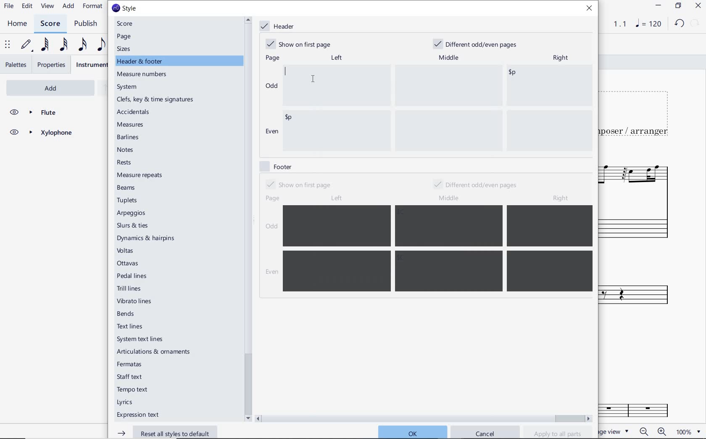 The height and width of the screenshot is (439, 706). Describe the element at coordinates (50, 23) in the screenshot. I see `SCORE` at that location.